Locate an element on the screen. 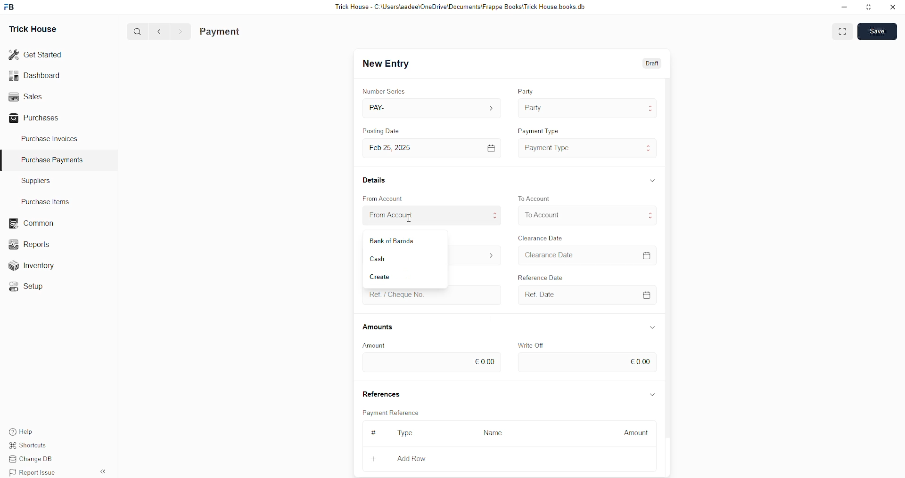 This screenshot has height=478, width=905. Details is located at coordinates (376, 179).